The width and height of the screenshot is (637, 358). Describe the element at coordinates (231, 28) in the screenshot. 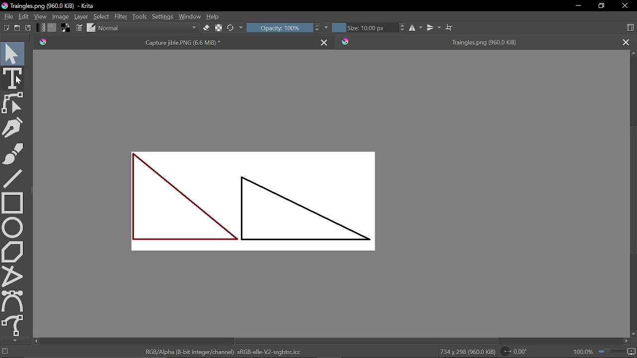

I see `Choose brush preset` at that location.